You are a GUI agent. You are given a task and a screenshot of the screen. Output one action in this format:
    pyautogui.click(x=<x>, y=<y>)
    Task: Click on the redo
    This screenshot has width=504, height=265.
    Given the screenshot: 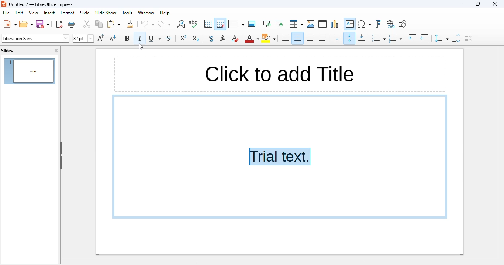 What is the action you would take?
    pyautogui.click(x=164, y=24)
    